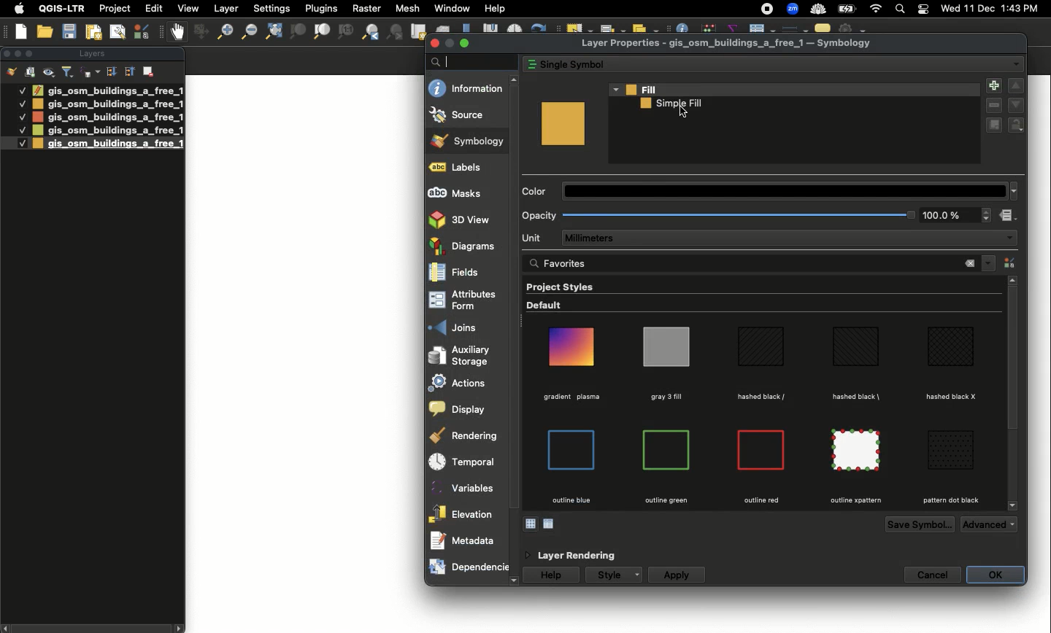 This screenshot has height=633, width=1051. Describe the element at coordinates (247, 31) in the screenshot. I see `Zoom out ` at that location.